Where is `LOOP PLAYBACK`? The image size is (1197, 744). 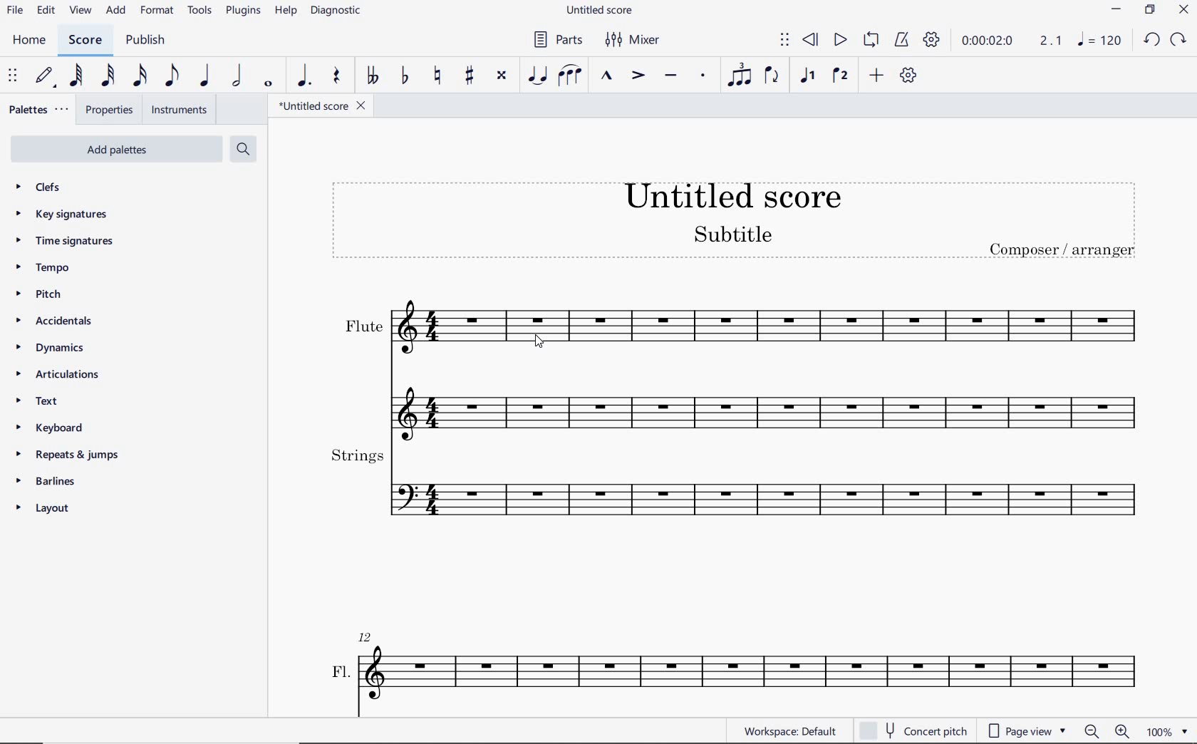
LOOP PLAYBACK is located at coordinates (874, 41).